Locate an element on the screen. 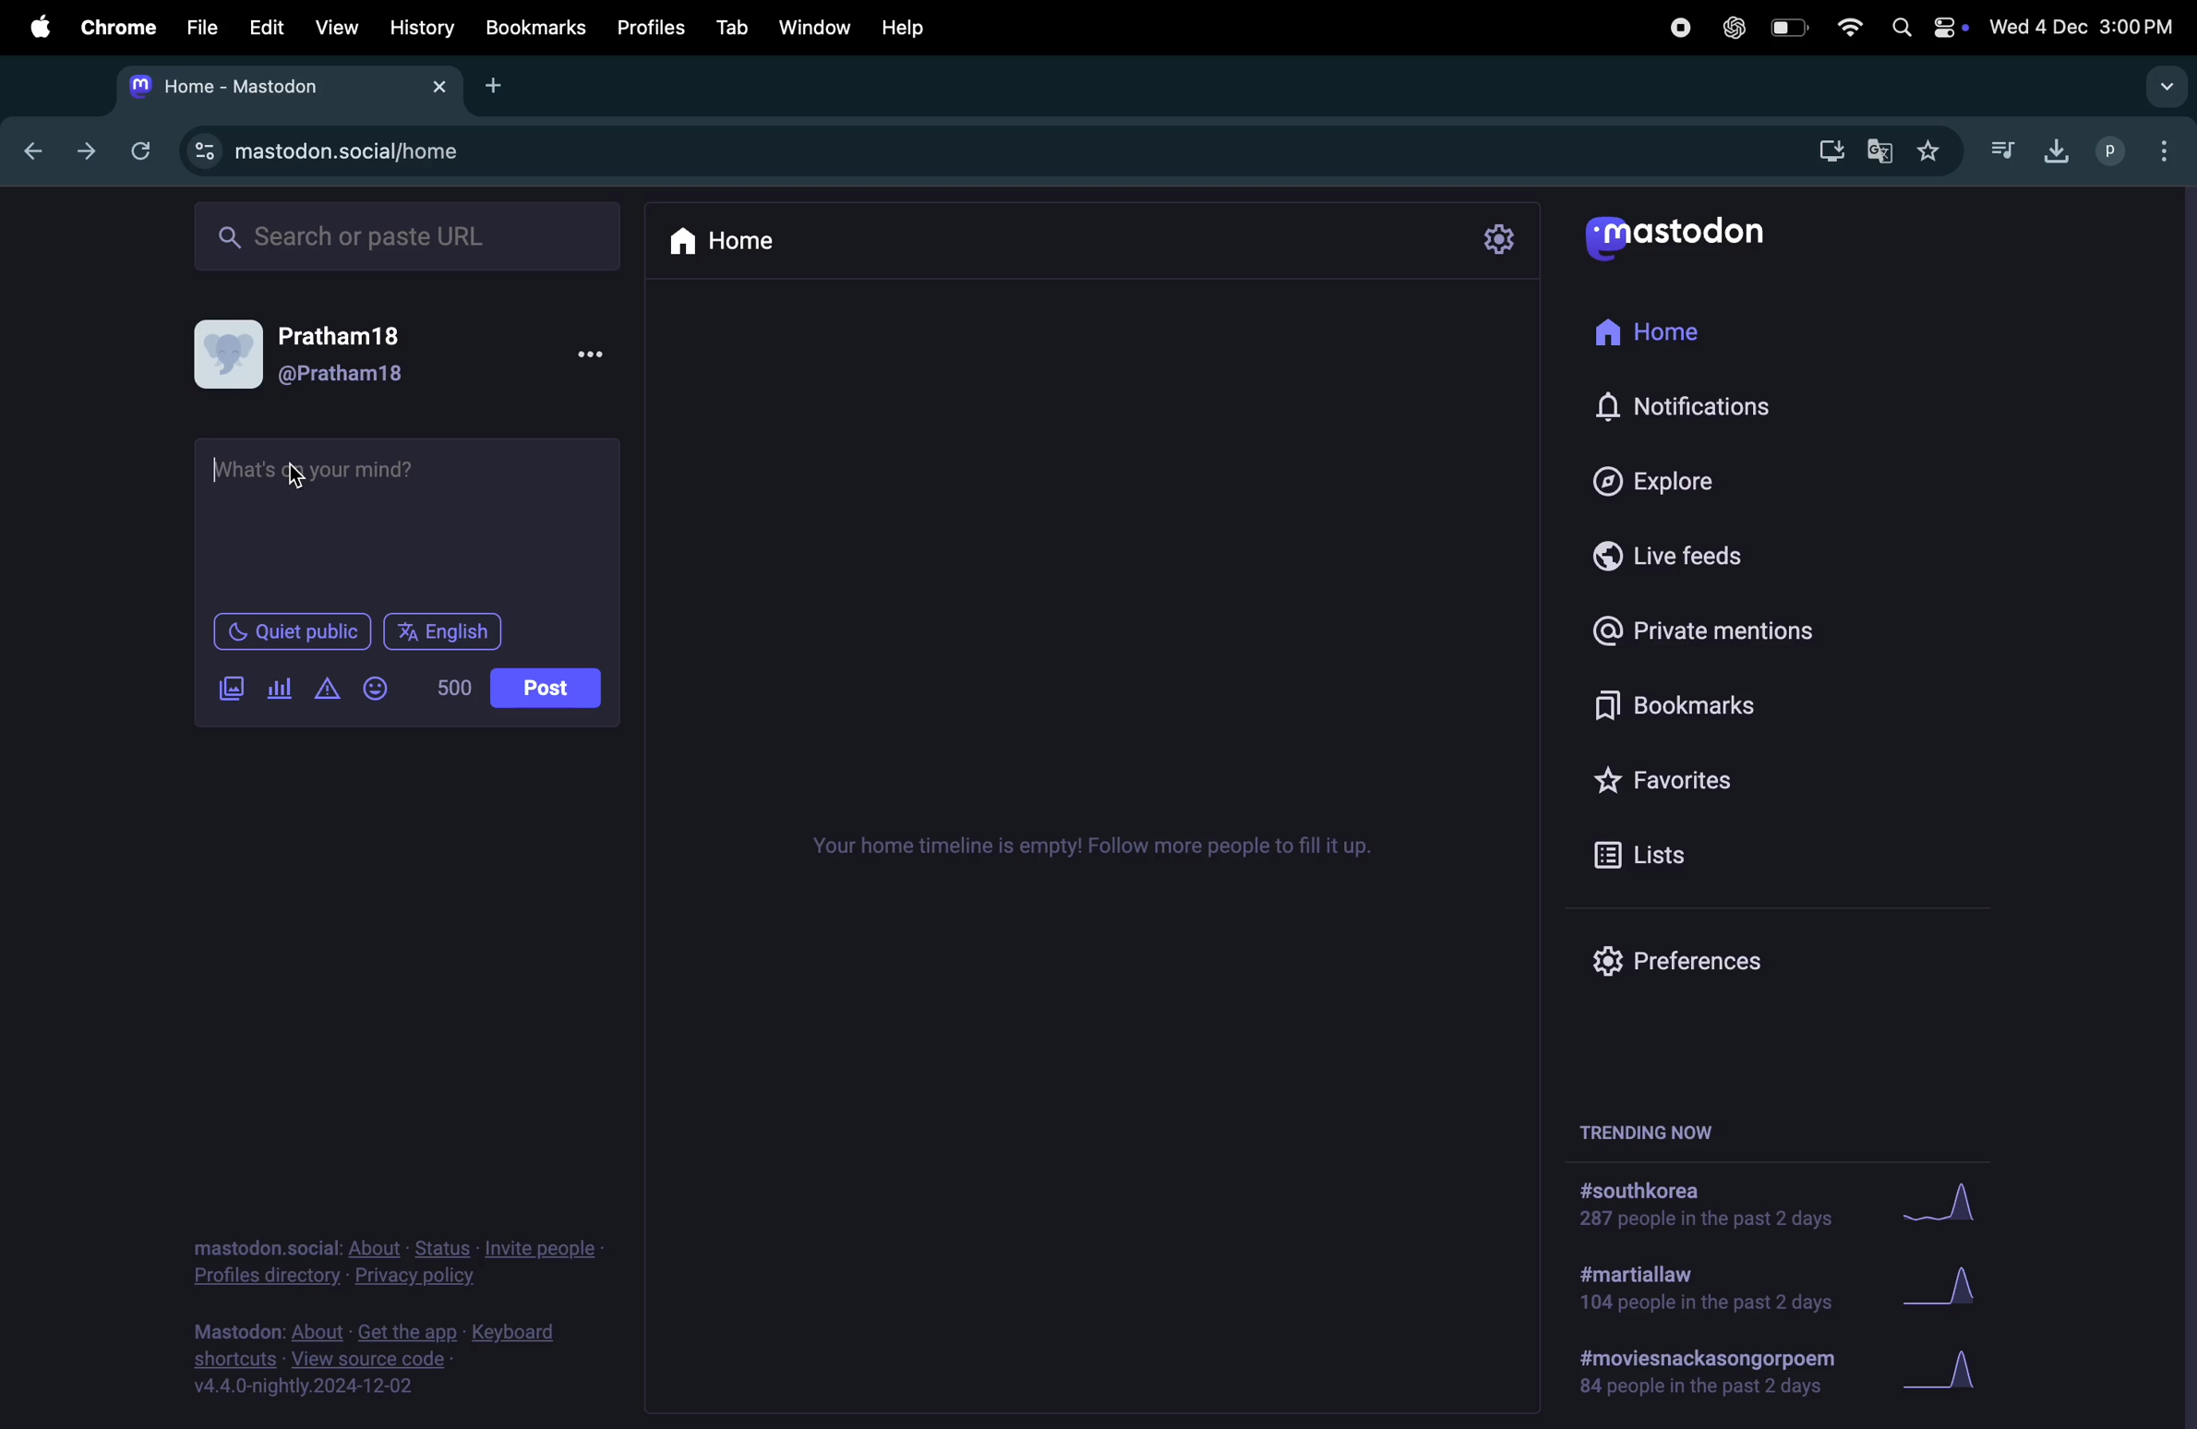 This screenshot has height=1429, width=2197. Mastodon is located at coordinates (1694, 235).